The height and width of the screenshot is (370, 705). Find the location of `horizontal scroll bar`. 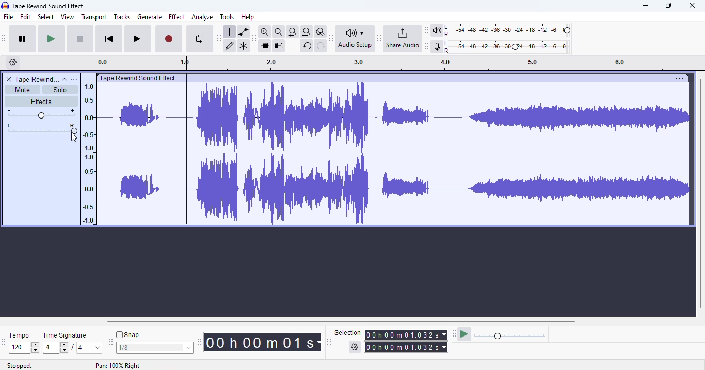

horizontal scroll bar is located at coordinates (342, 322).